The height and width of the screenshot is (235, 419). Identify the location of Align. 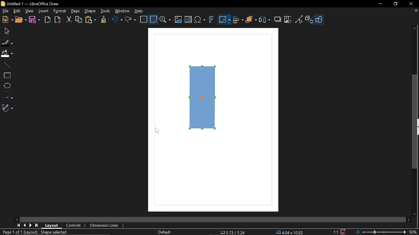
(238, 21).